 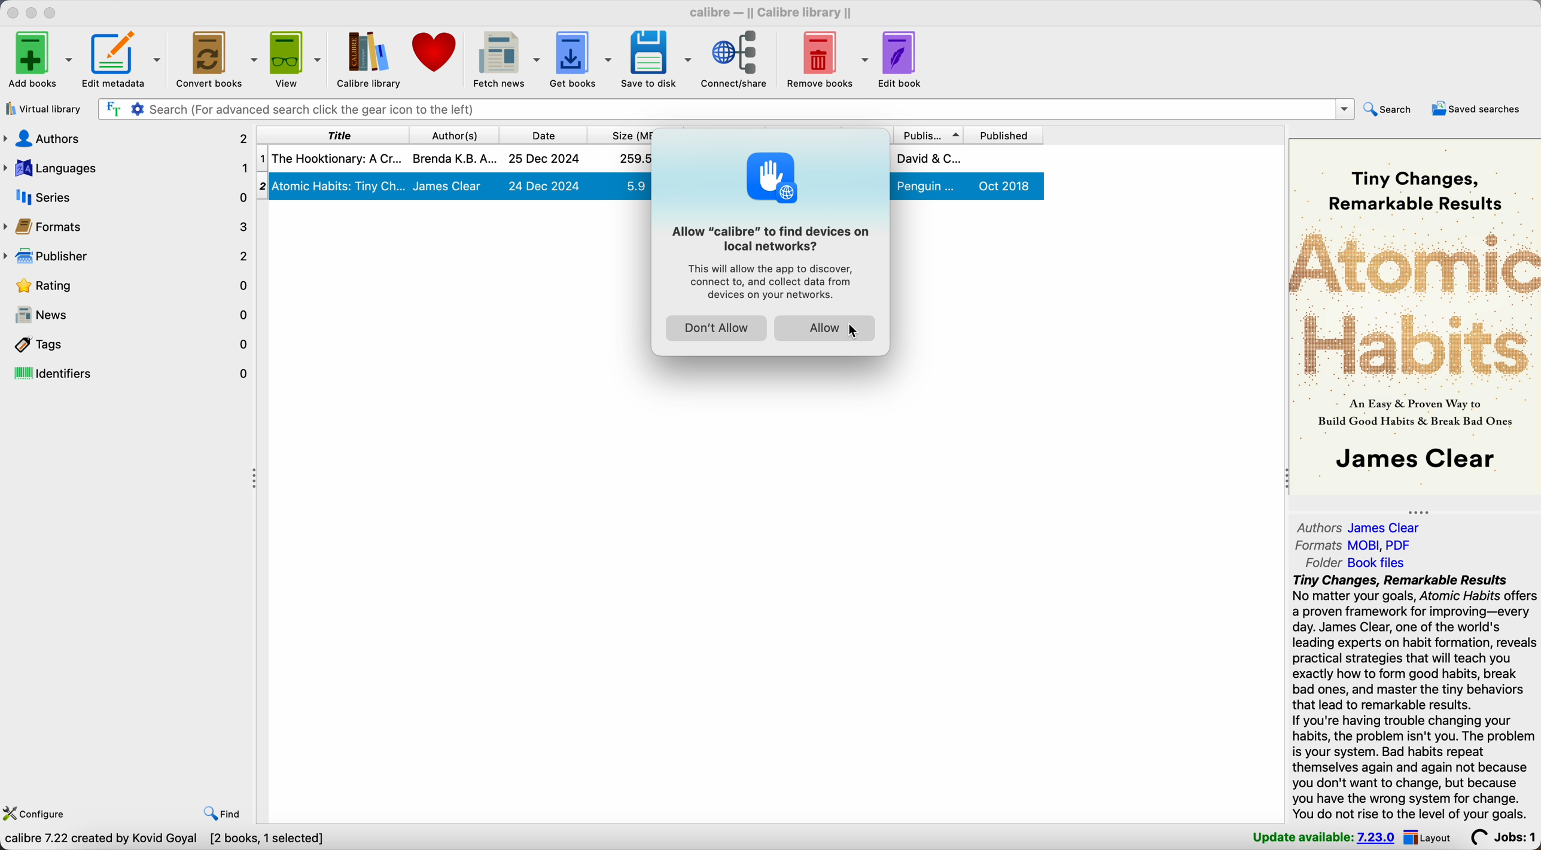 What do you see at coordinates (370, 59) in the screenshot?
I see `Calibre library` at bounding box center [370, 59].